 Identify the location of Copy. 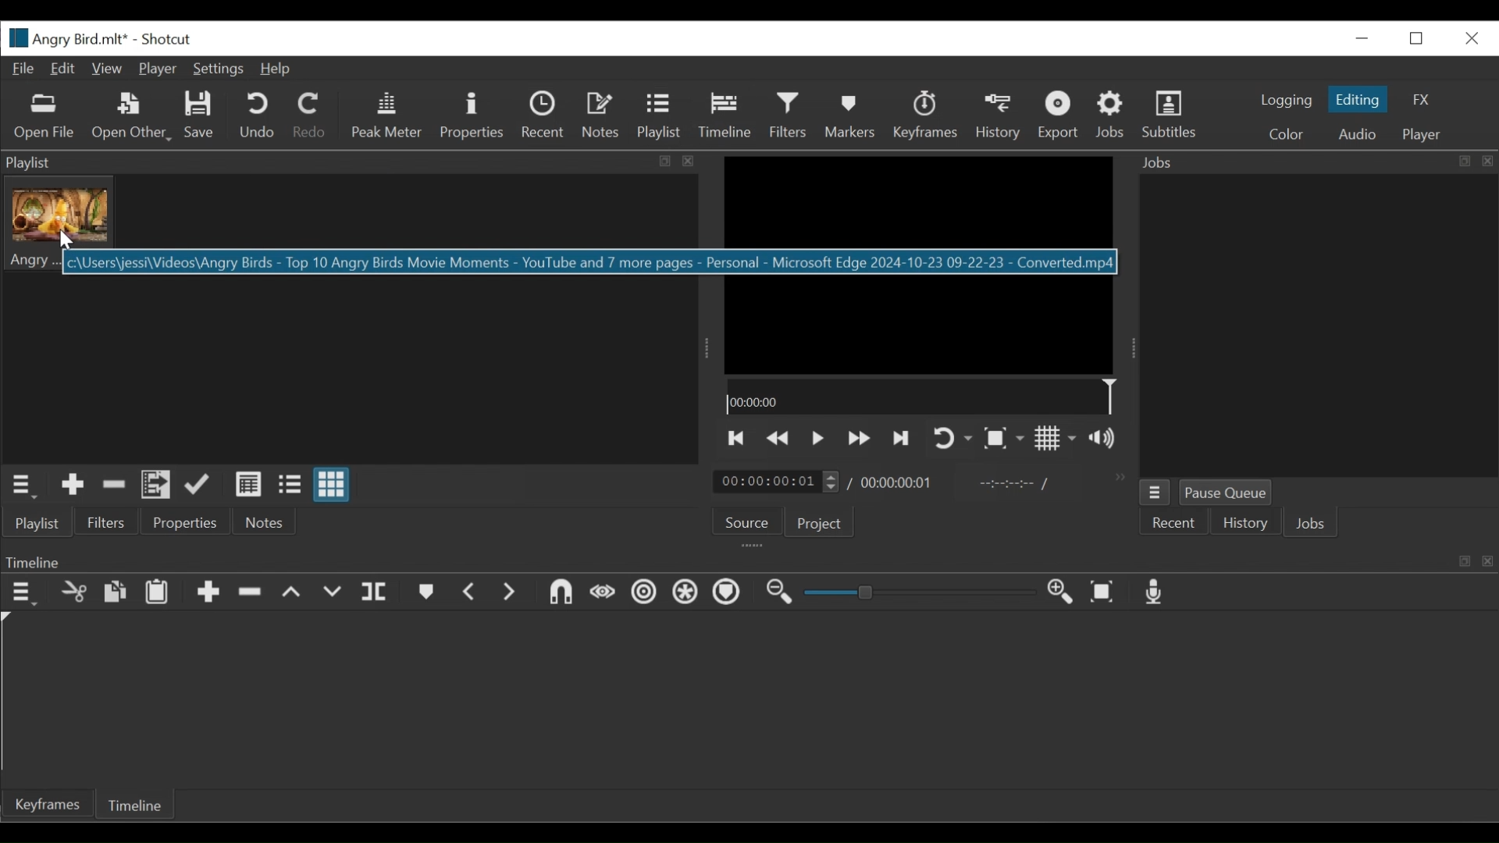
(114, 591).